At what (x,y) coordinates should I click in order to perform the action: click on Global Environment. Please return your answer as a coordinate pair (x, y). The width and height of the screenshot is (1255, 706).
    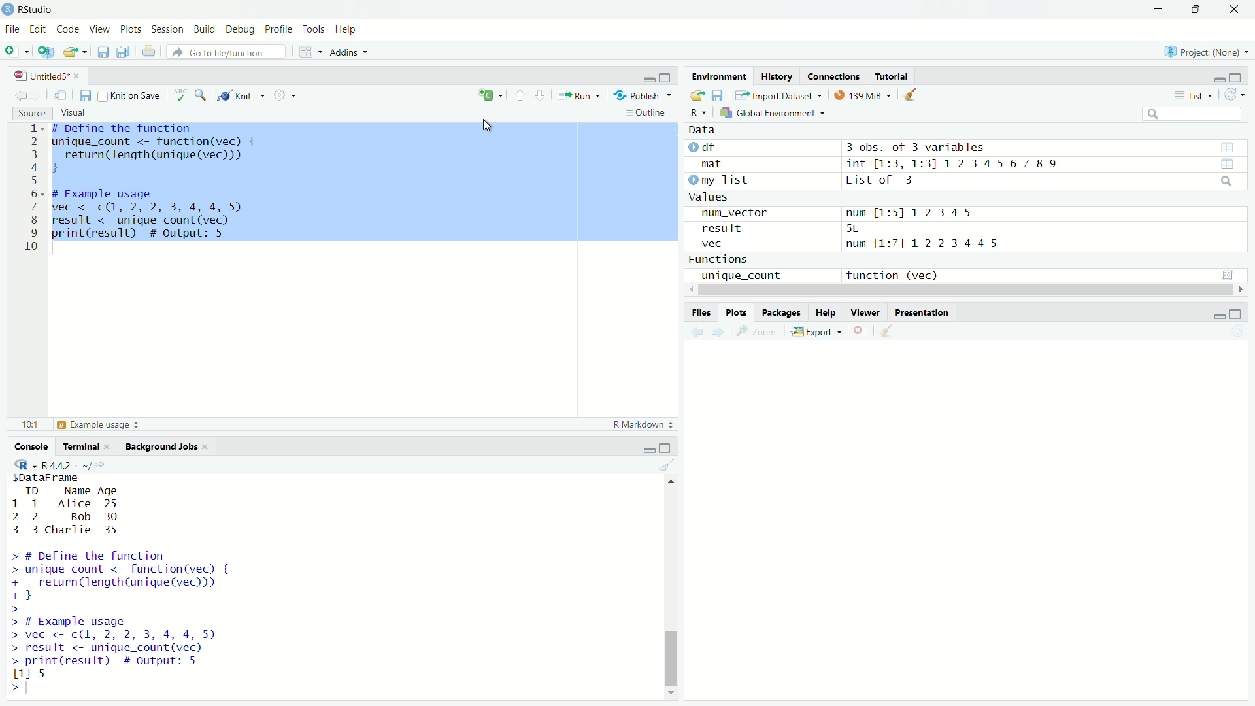
    Looking at the image, I should click on (771, 113).